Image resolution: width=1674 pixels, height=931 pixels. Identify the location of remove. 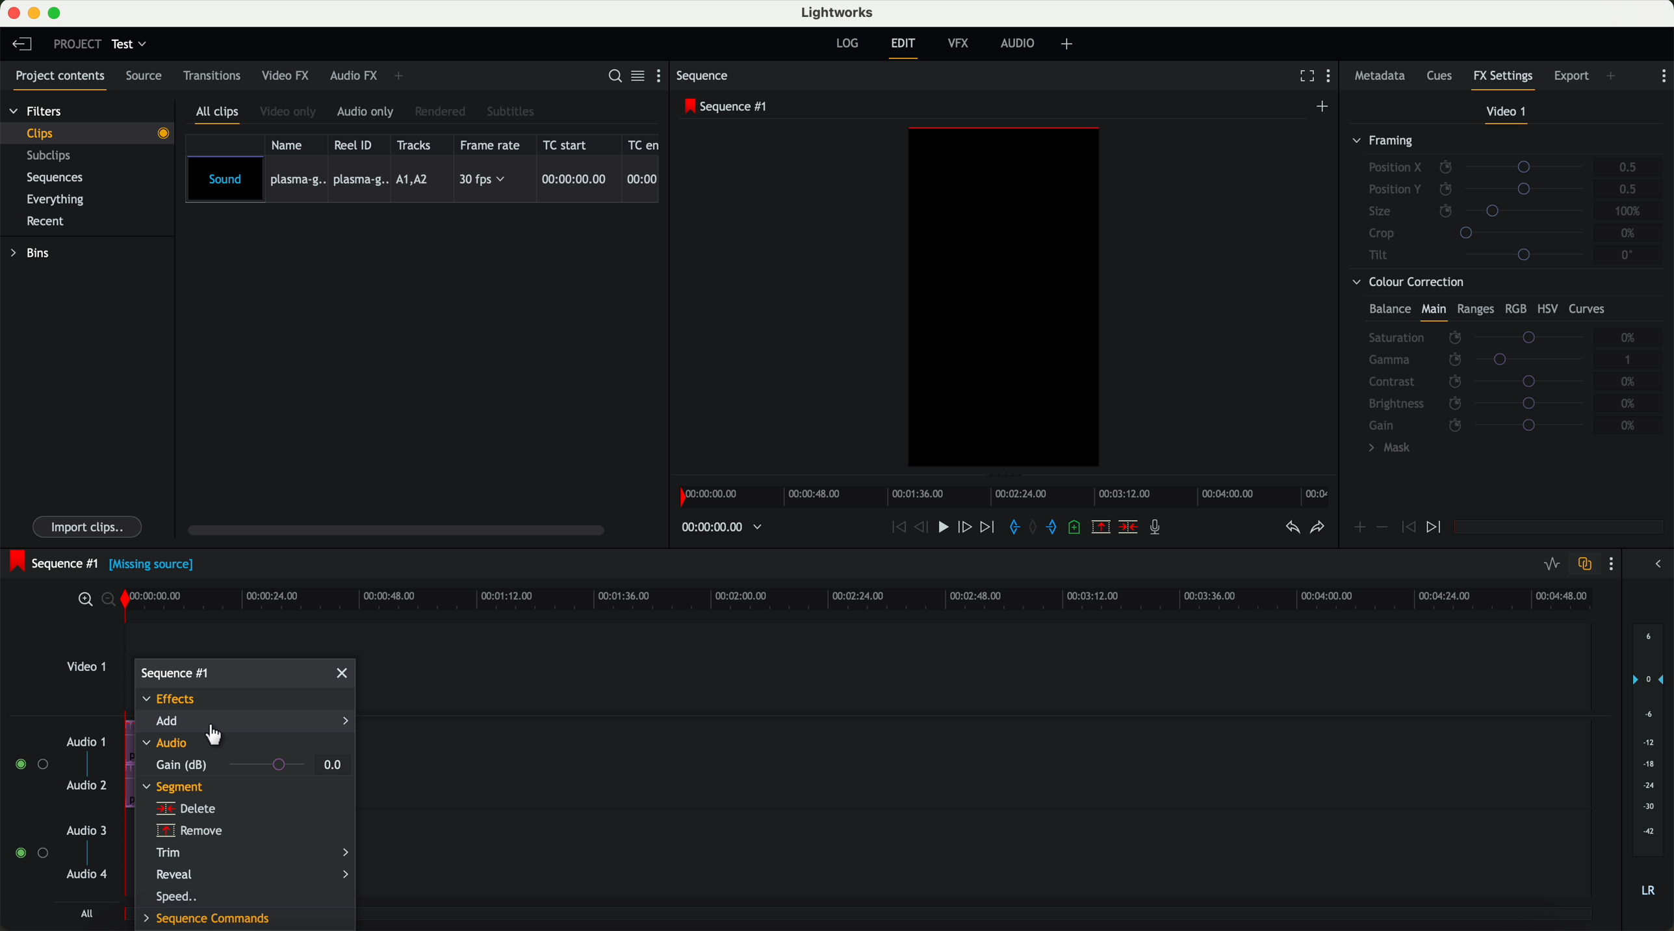
(187, 831).